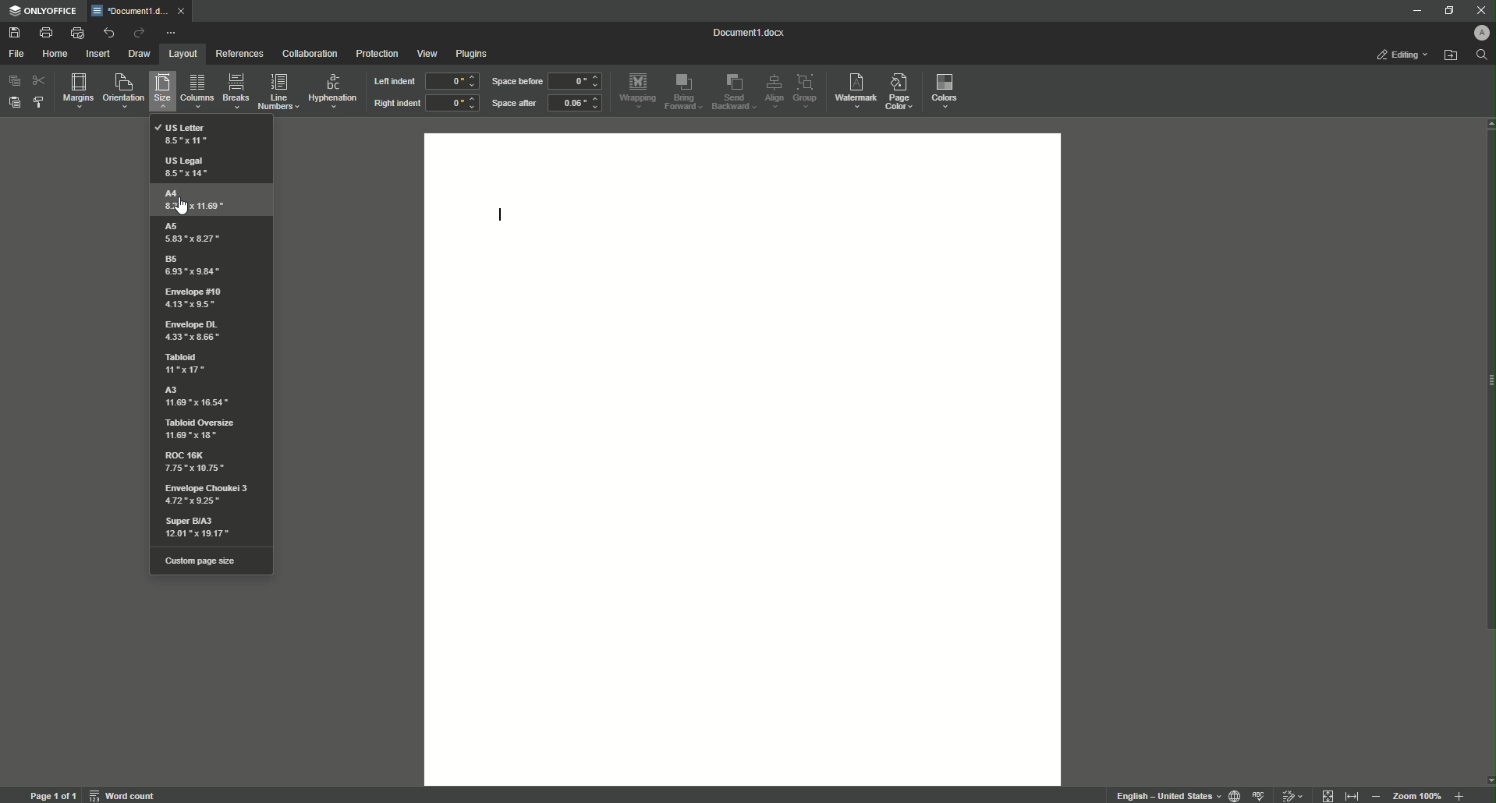 This screenshot has height=803, width=1496. What do you see at coordinates (1161, 793) in the screenshot?
I see `English - United States` at bounding box center [1161, 793].